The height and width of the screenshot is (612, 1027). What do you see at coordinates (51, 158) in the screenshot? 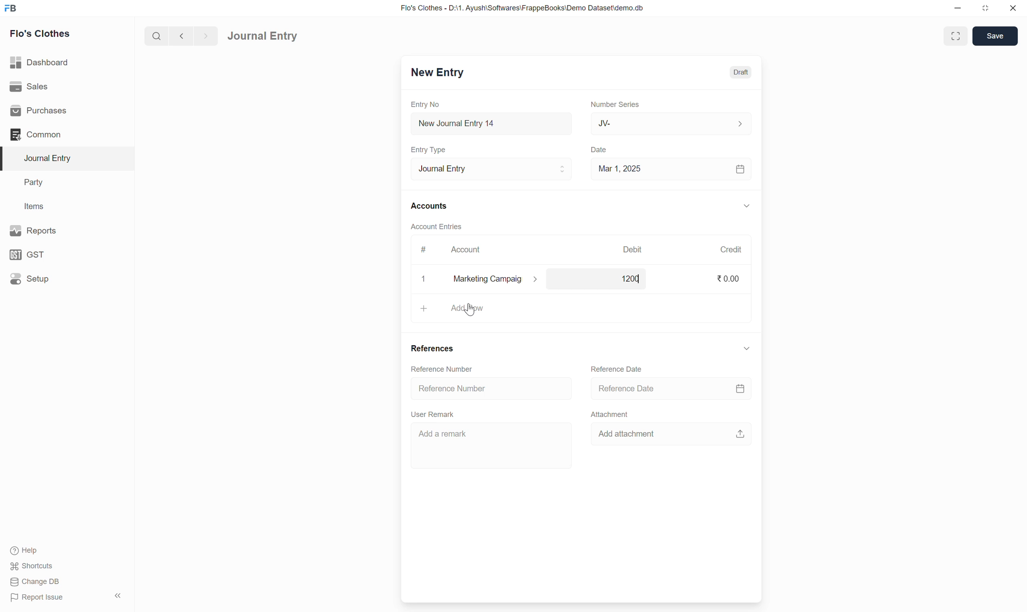
I see `Journal Entry` at bounding box center [51, 158].